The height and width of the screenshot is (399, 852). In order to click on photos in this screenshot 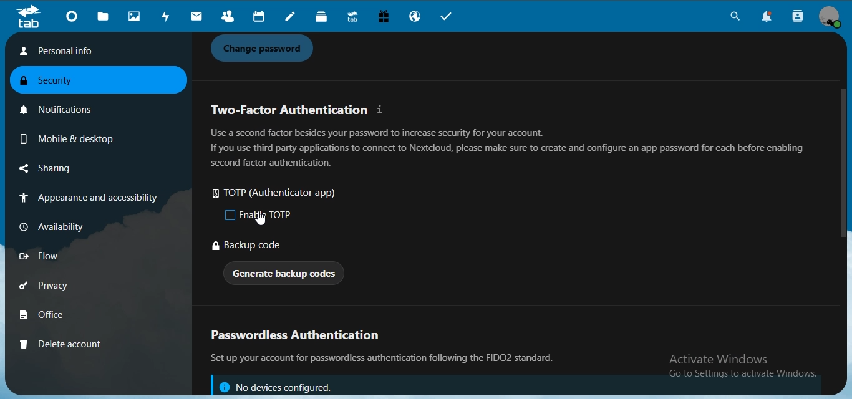, I will do `click(136, 17)`.